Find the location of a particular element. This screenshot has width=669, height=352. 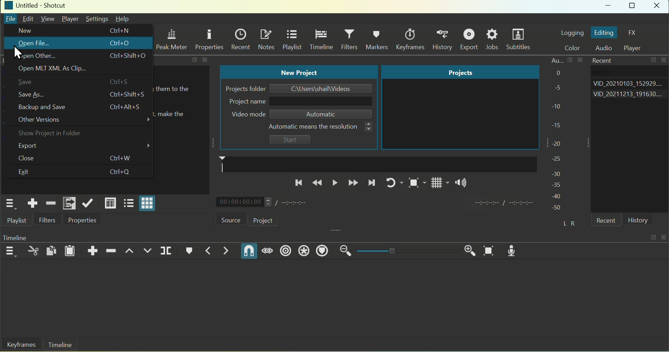

History is located at coordinates (444, 39).